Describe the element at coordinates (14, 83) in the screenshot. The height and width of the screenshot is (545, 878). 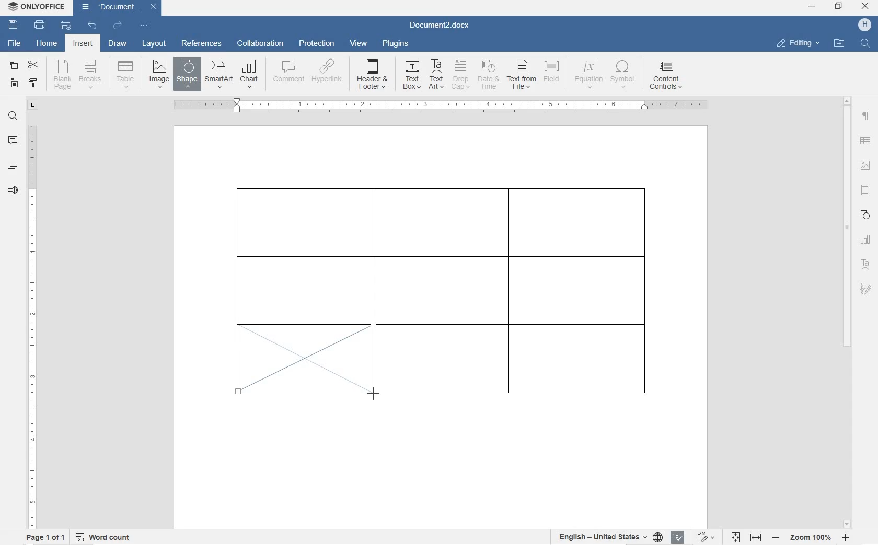
I see `paste` at that location.